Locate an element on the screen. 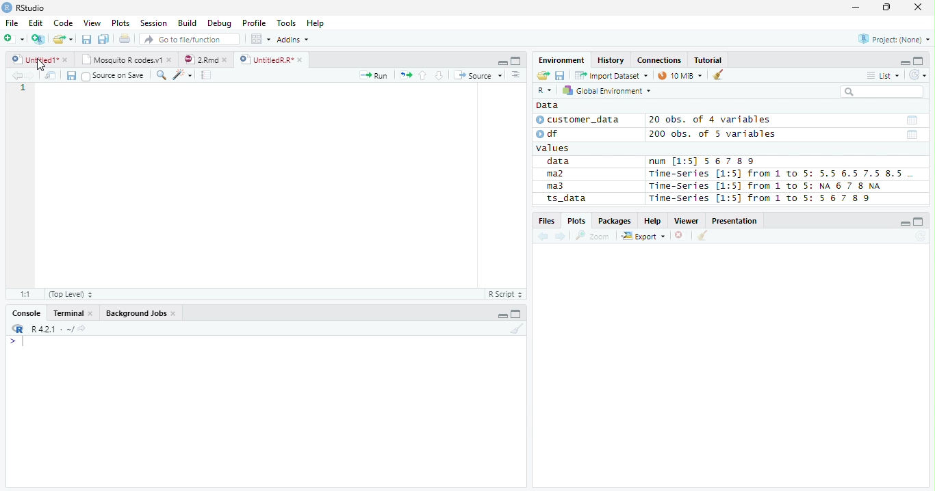  Help is located at coordinates (317, 23).